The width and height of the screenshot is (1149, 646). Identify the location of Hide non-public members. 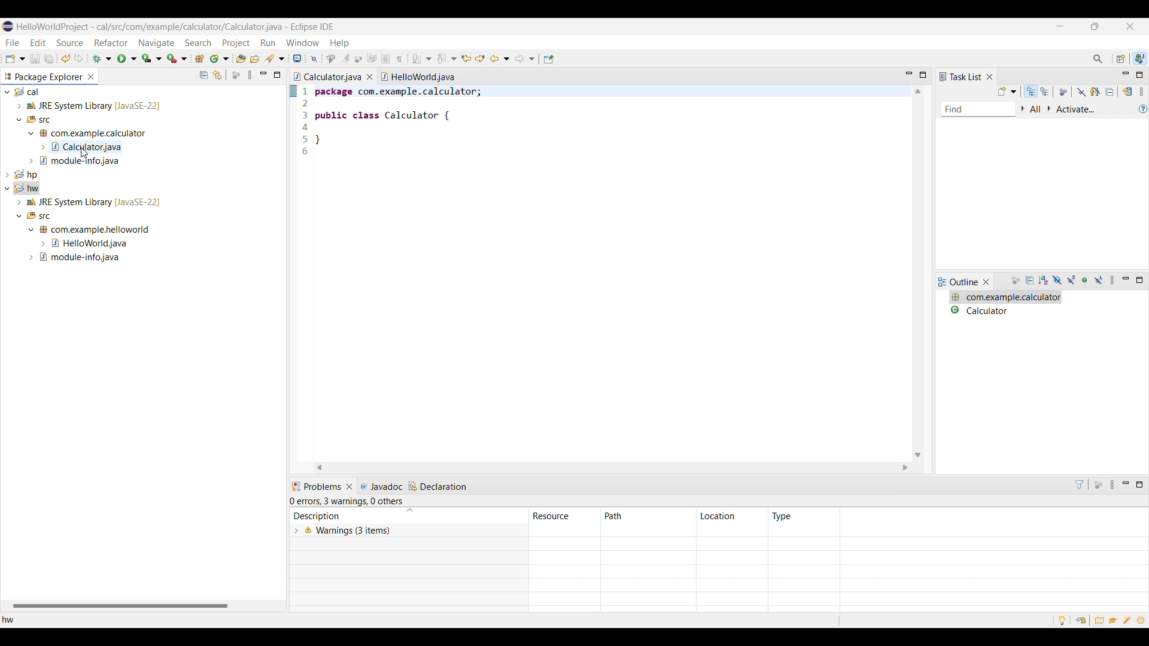
(1087, 281).